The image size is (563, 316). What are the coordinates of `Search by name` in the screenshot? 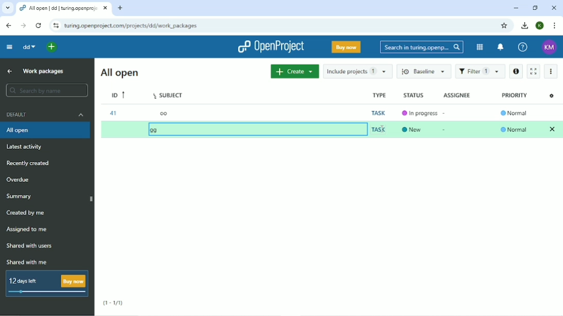 It's located at (46, 90).